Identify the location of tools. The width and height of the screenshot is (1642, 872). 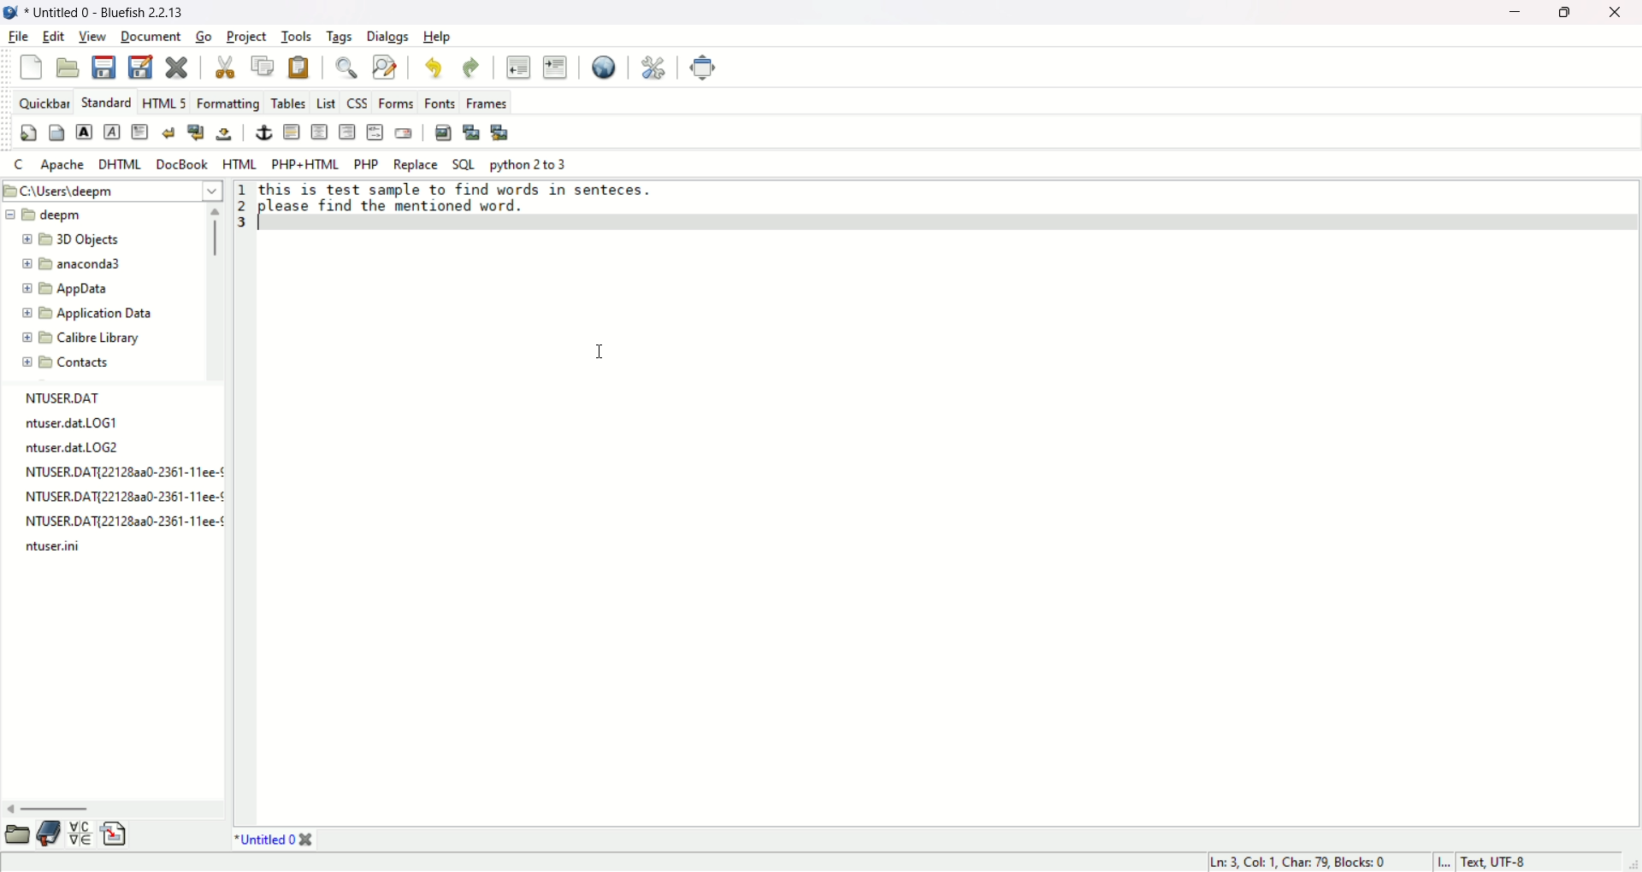
(297, 35).